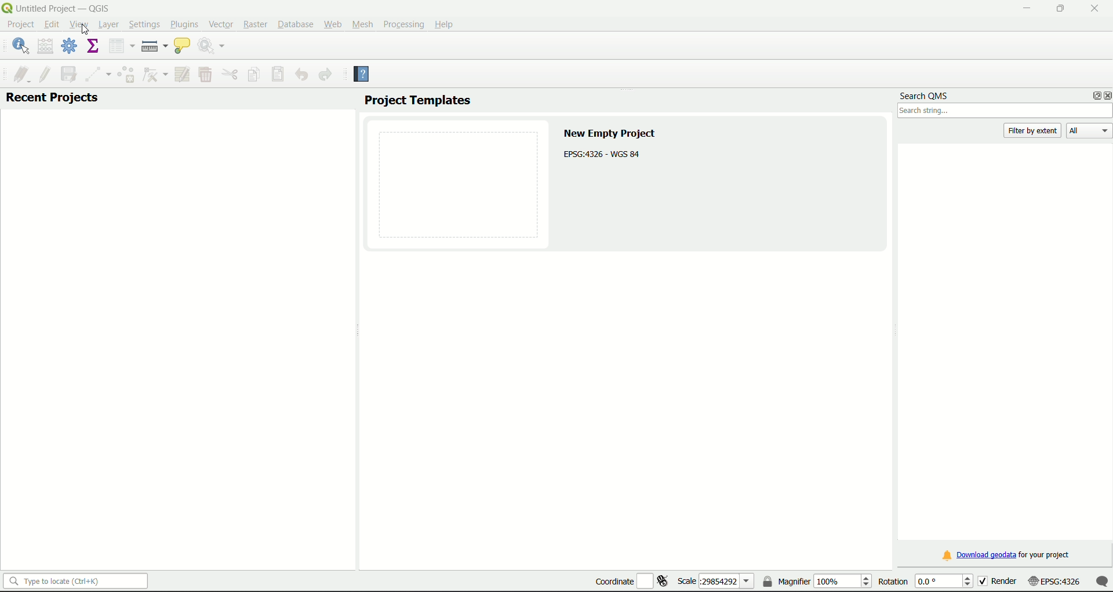 The width and height of the screenshot is (1113, 592). Describe the element at coordinates (1006, 111) in the screenshot. I see `search box` at that location.